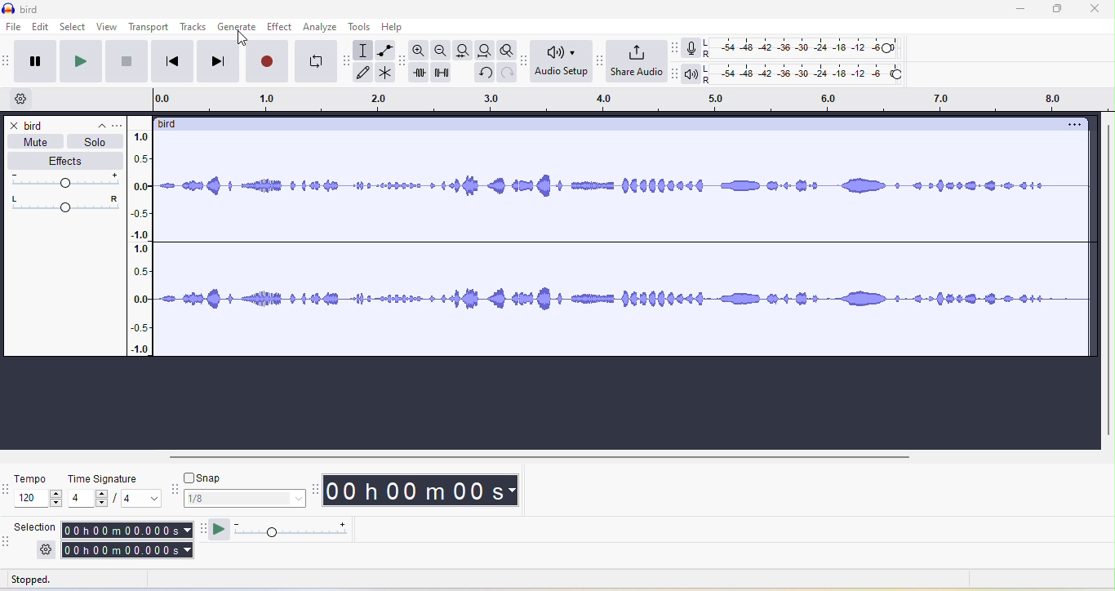 The image size is (1115, 591). What do you see at coordinates (1020, 11) in the screenshot?
I see `minimize` at bounding box center [1020, 11].